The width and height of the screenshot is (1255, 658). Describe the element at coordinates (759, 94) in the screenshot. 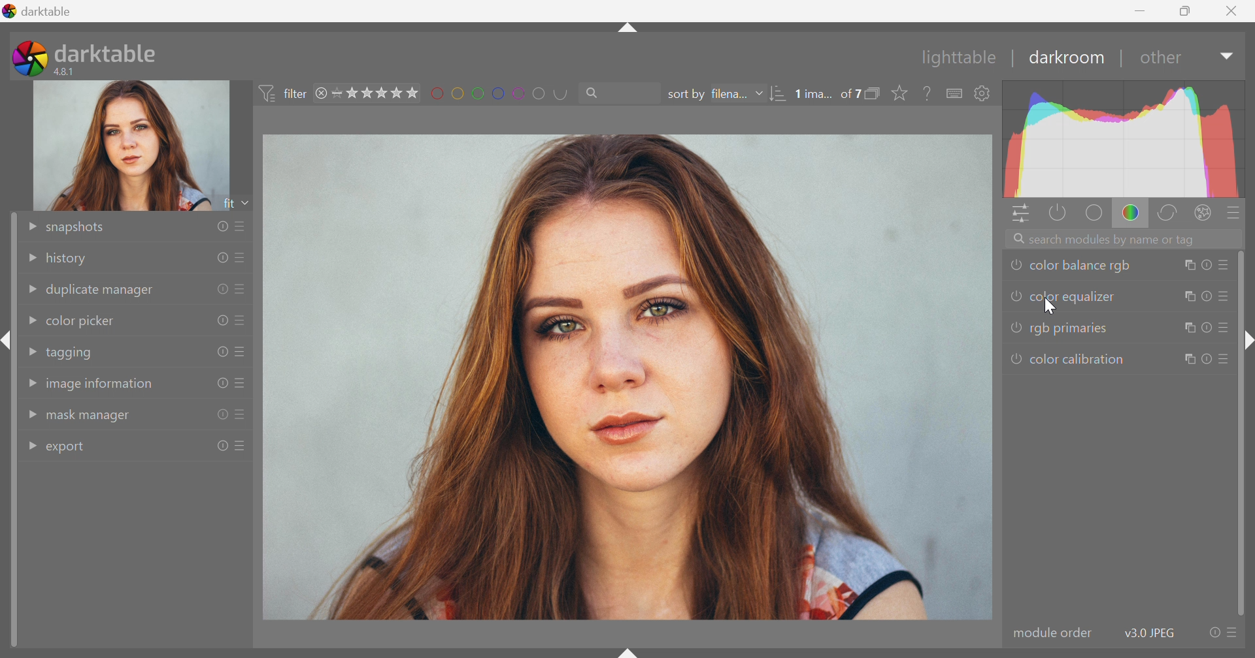

I see `Drop Down` at that location.